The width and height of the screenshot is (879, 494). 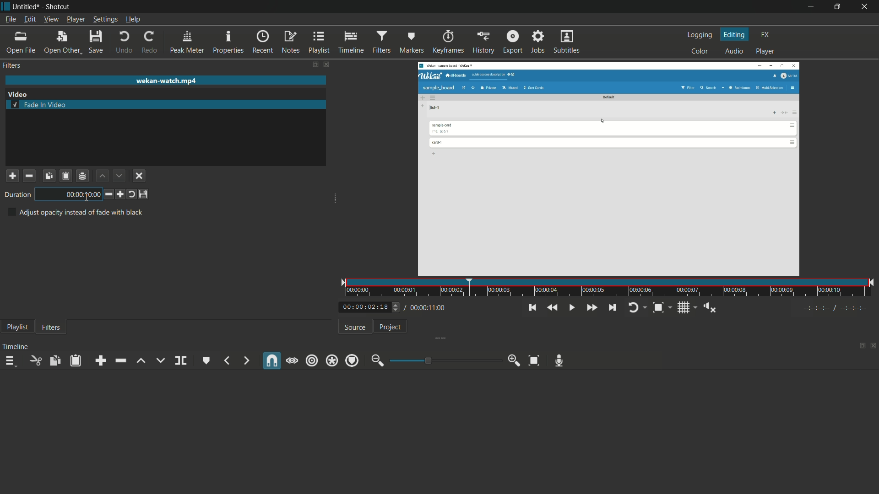 What do you see at coordinates (5, 7) in the screenshot?
I see `app icon` at bounding box center [5, 7].